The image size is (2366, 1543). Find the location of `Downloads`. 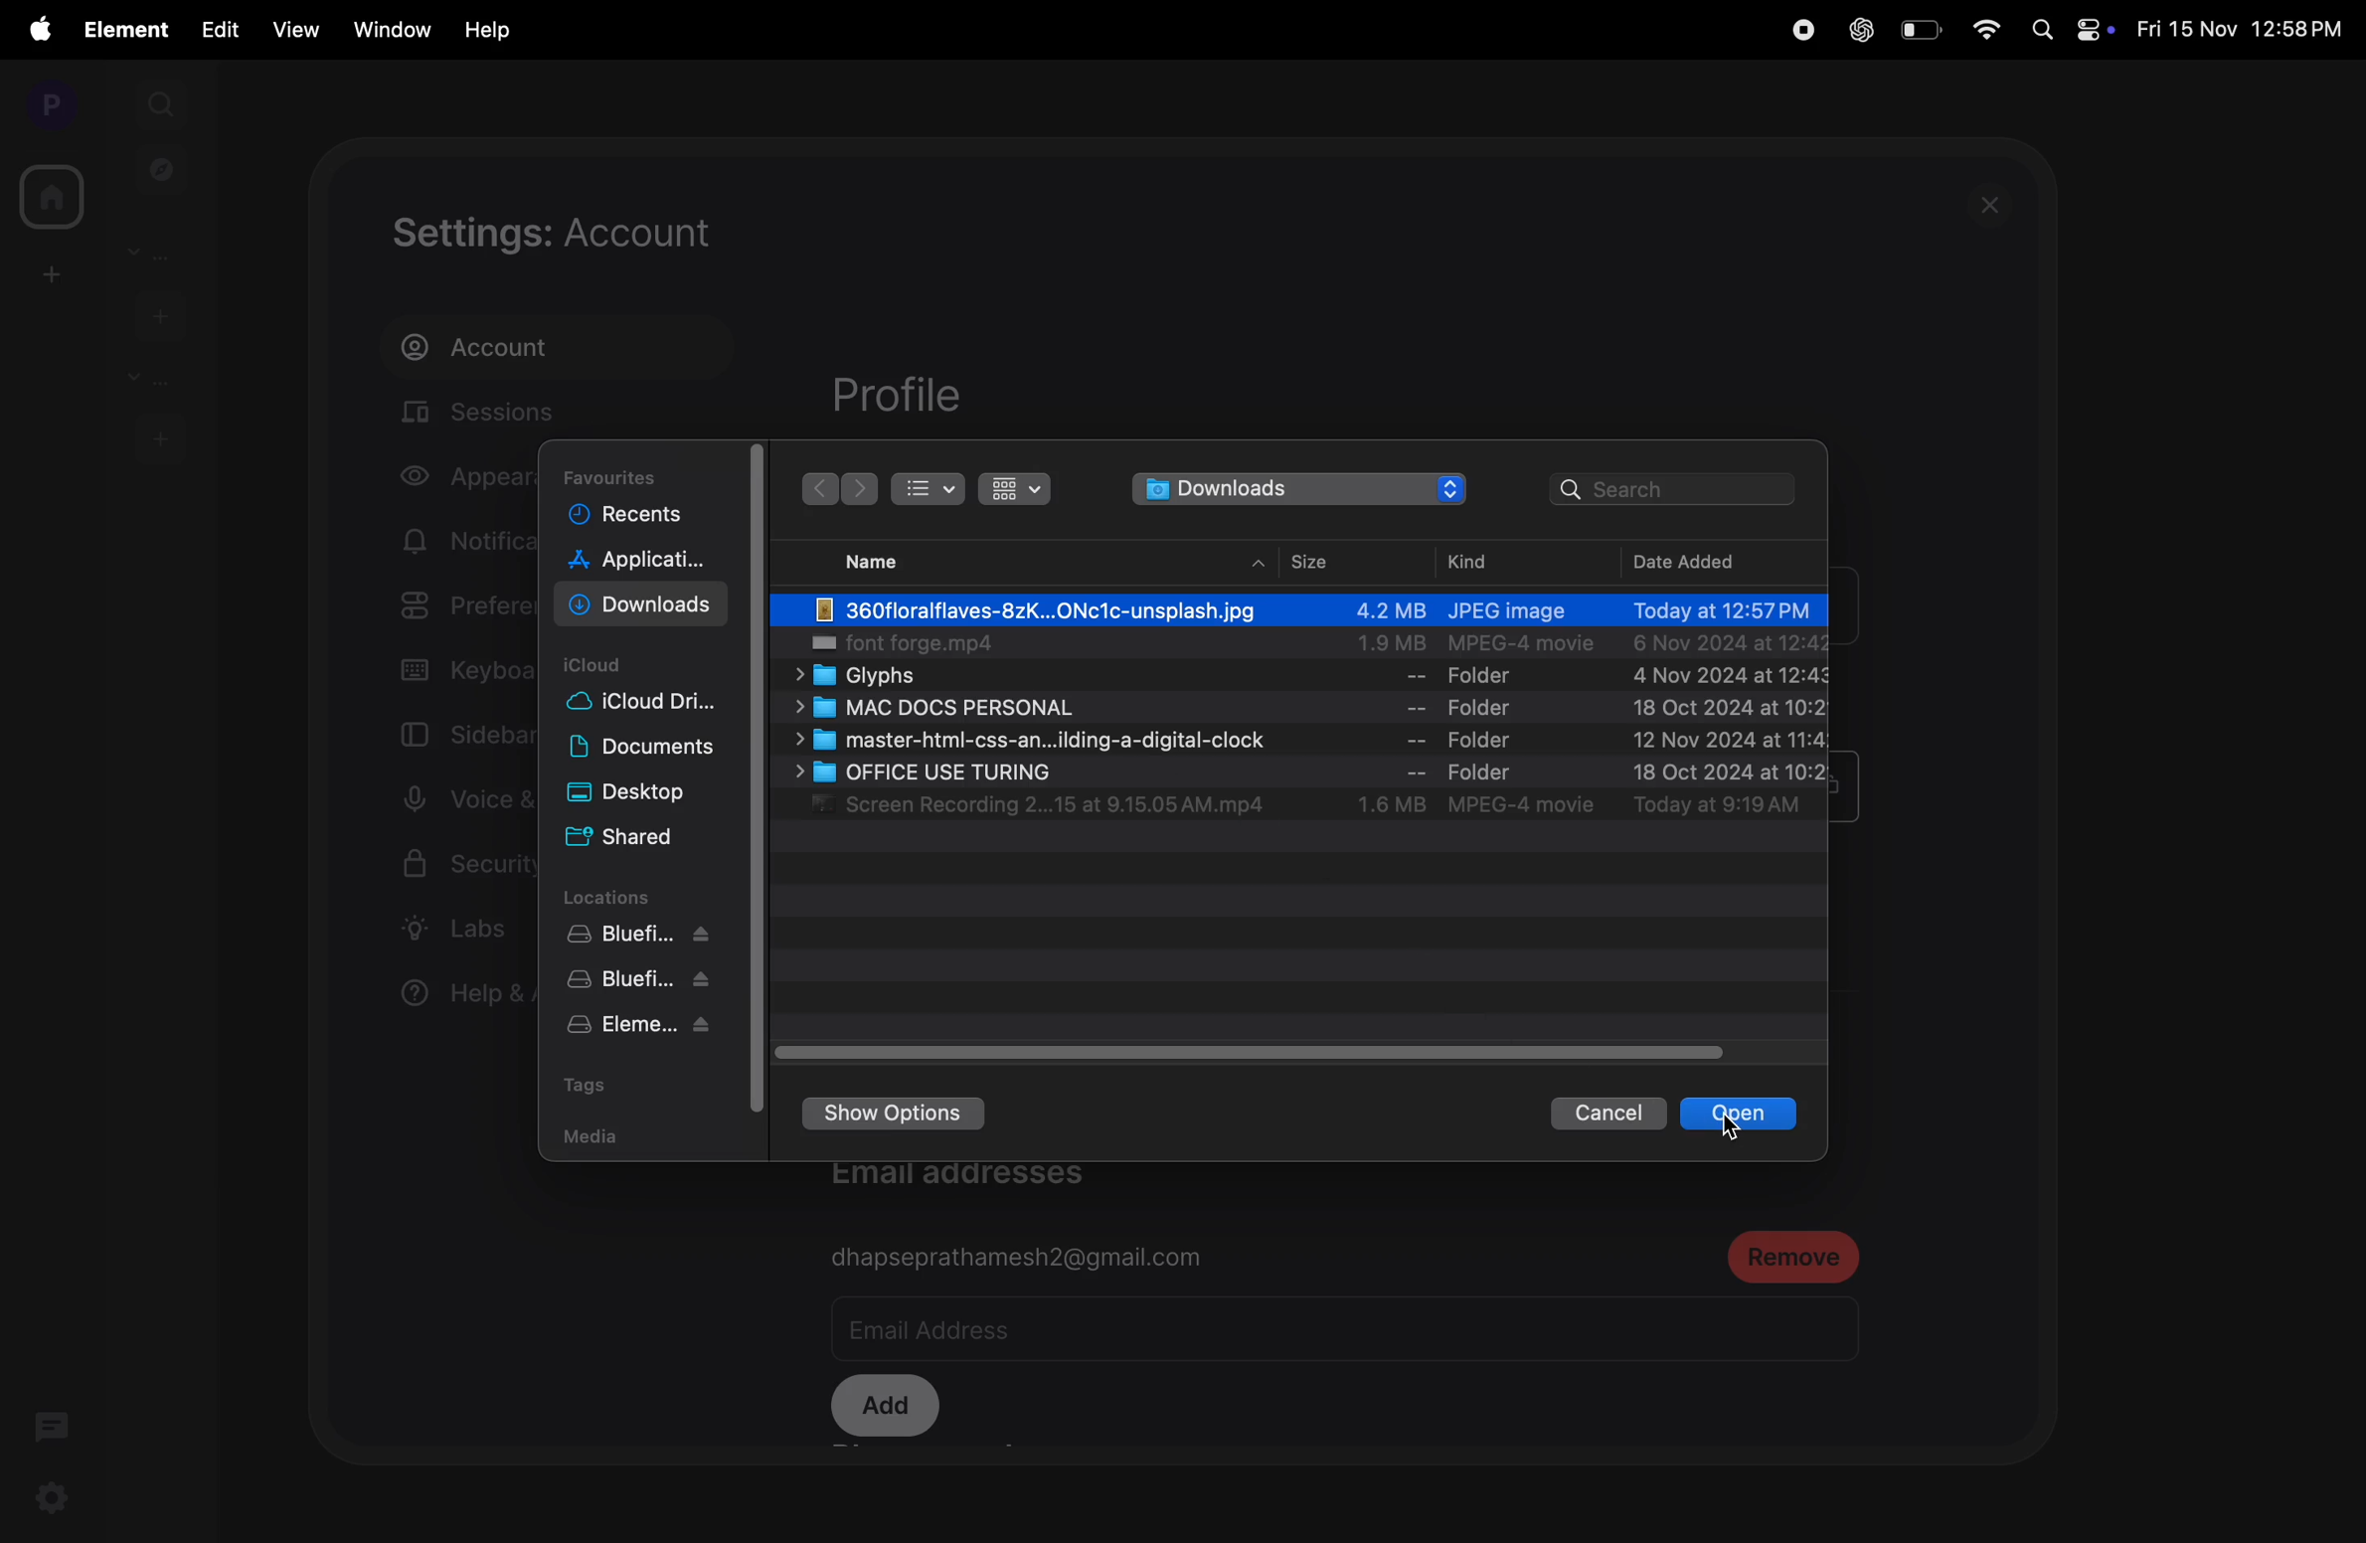

Downloads is located at coordinates (644, 605).